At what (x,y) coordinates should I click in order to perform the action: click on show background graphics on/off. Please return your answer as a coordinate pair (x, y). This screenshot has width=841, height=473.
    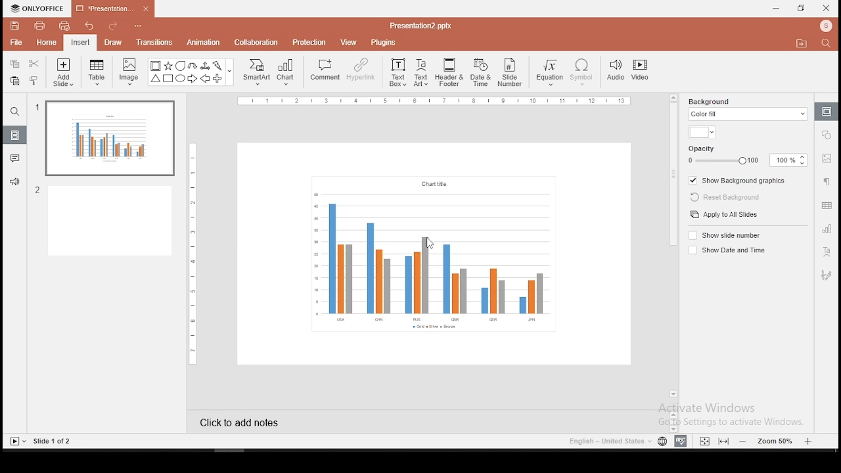
    Looking at the image, I should click on (737, 181).